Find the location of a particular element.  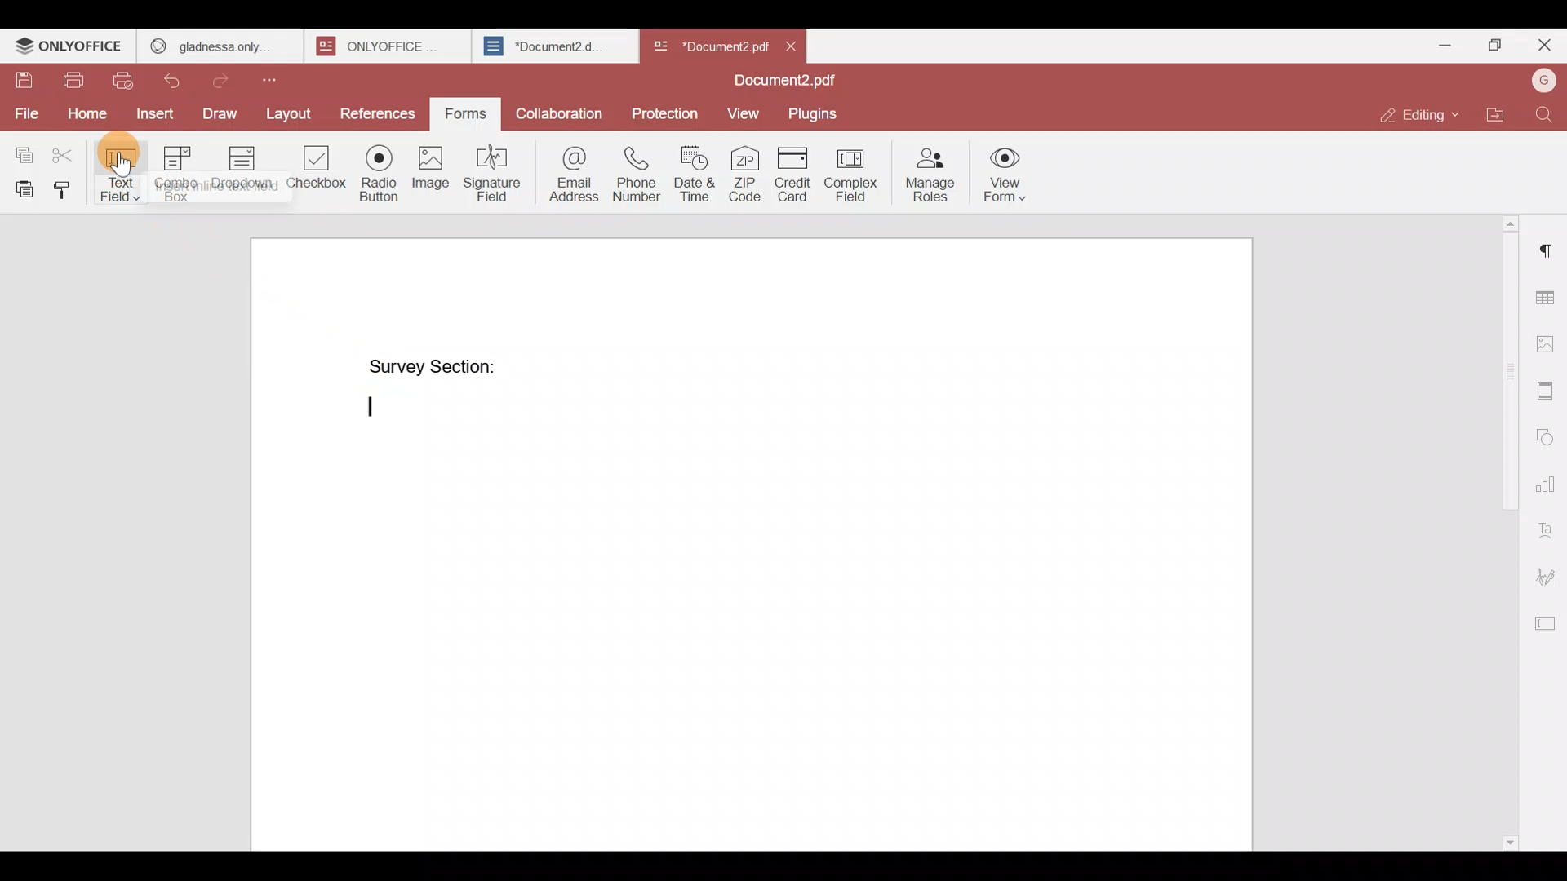

References is located at coordinates (376, 109).